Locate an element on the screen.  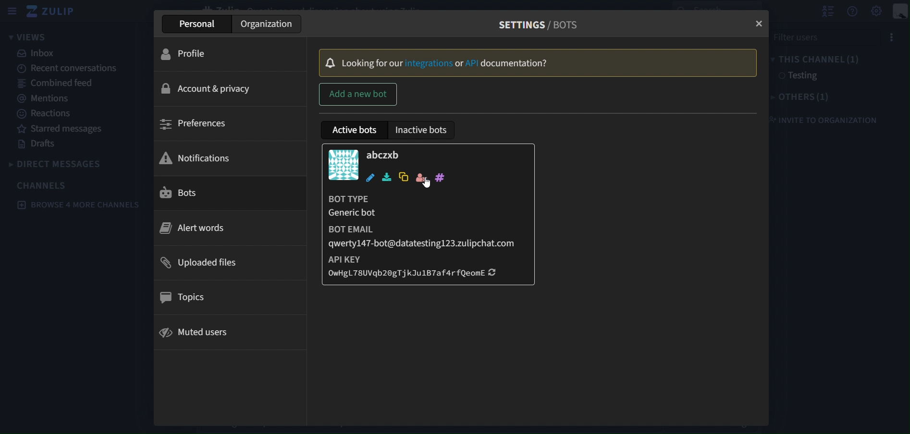
settings/bots is located at coordinates (535, 23).